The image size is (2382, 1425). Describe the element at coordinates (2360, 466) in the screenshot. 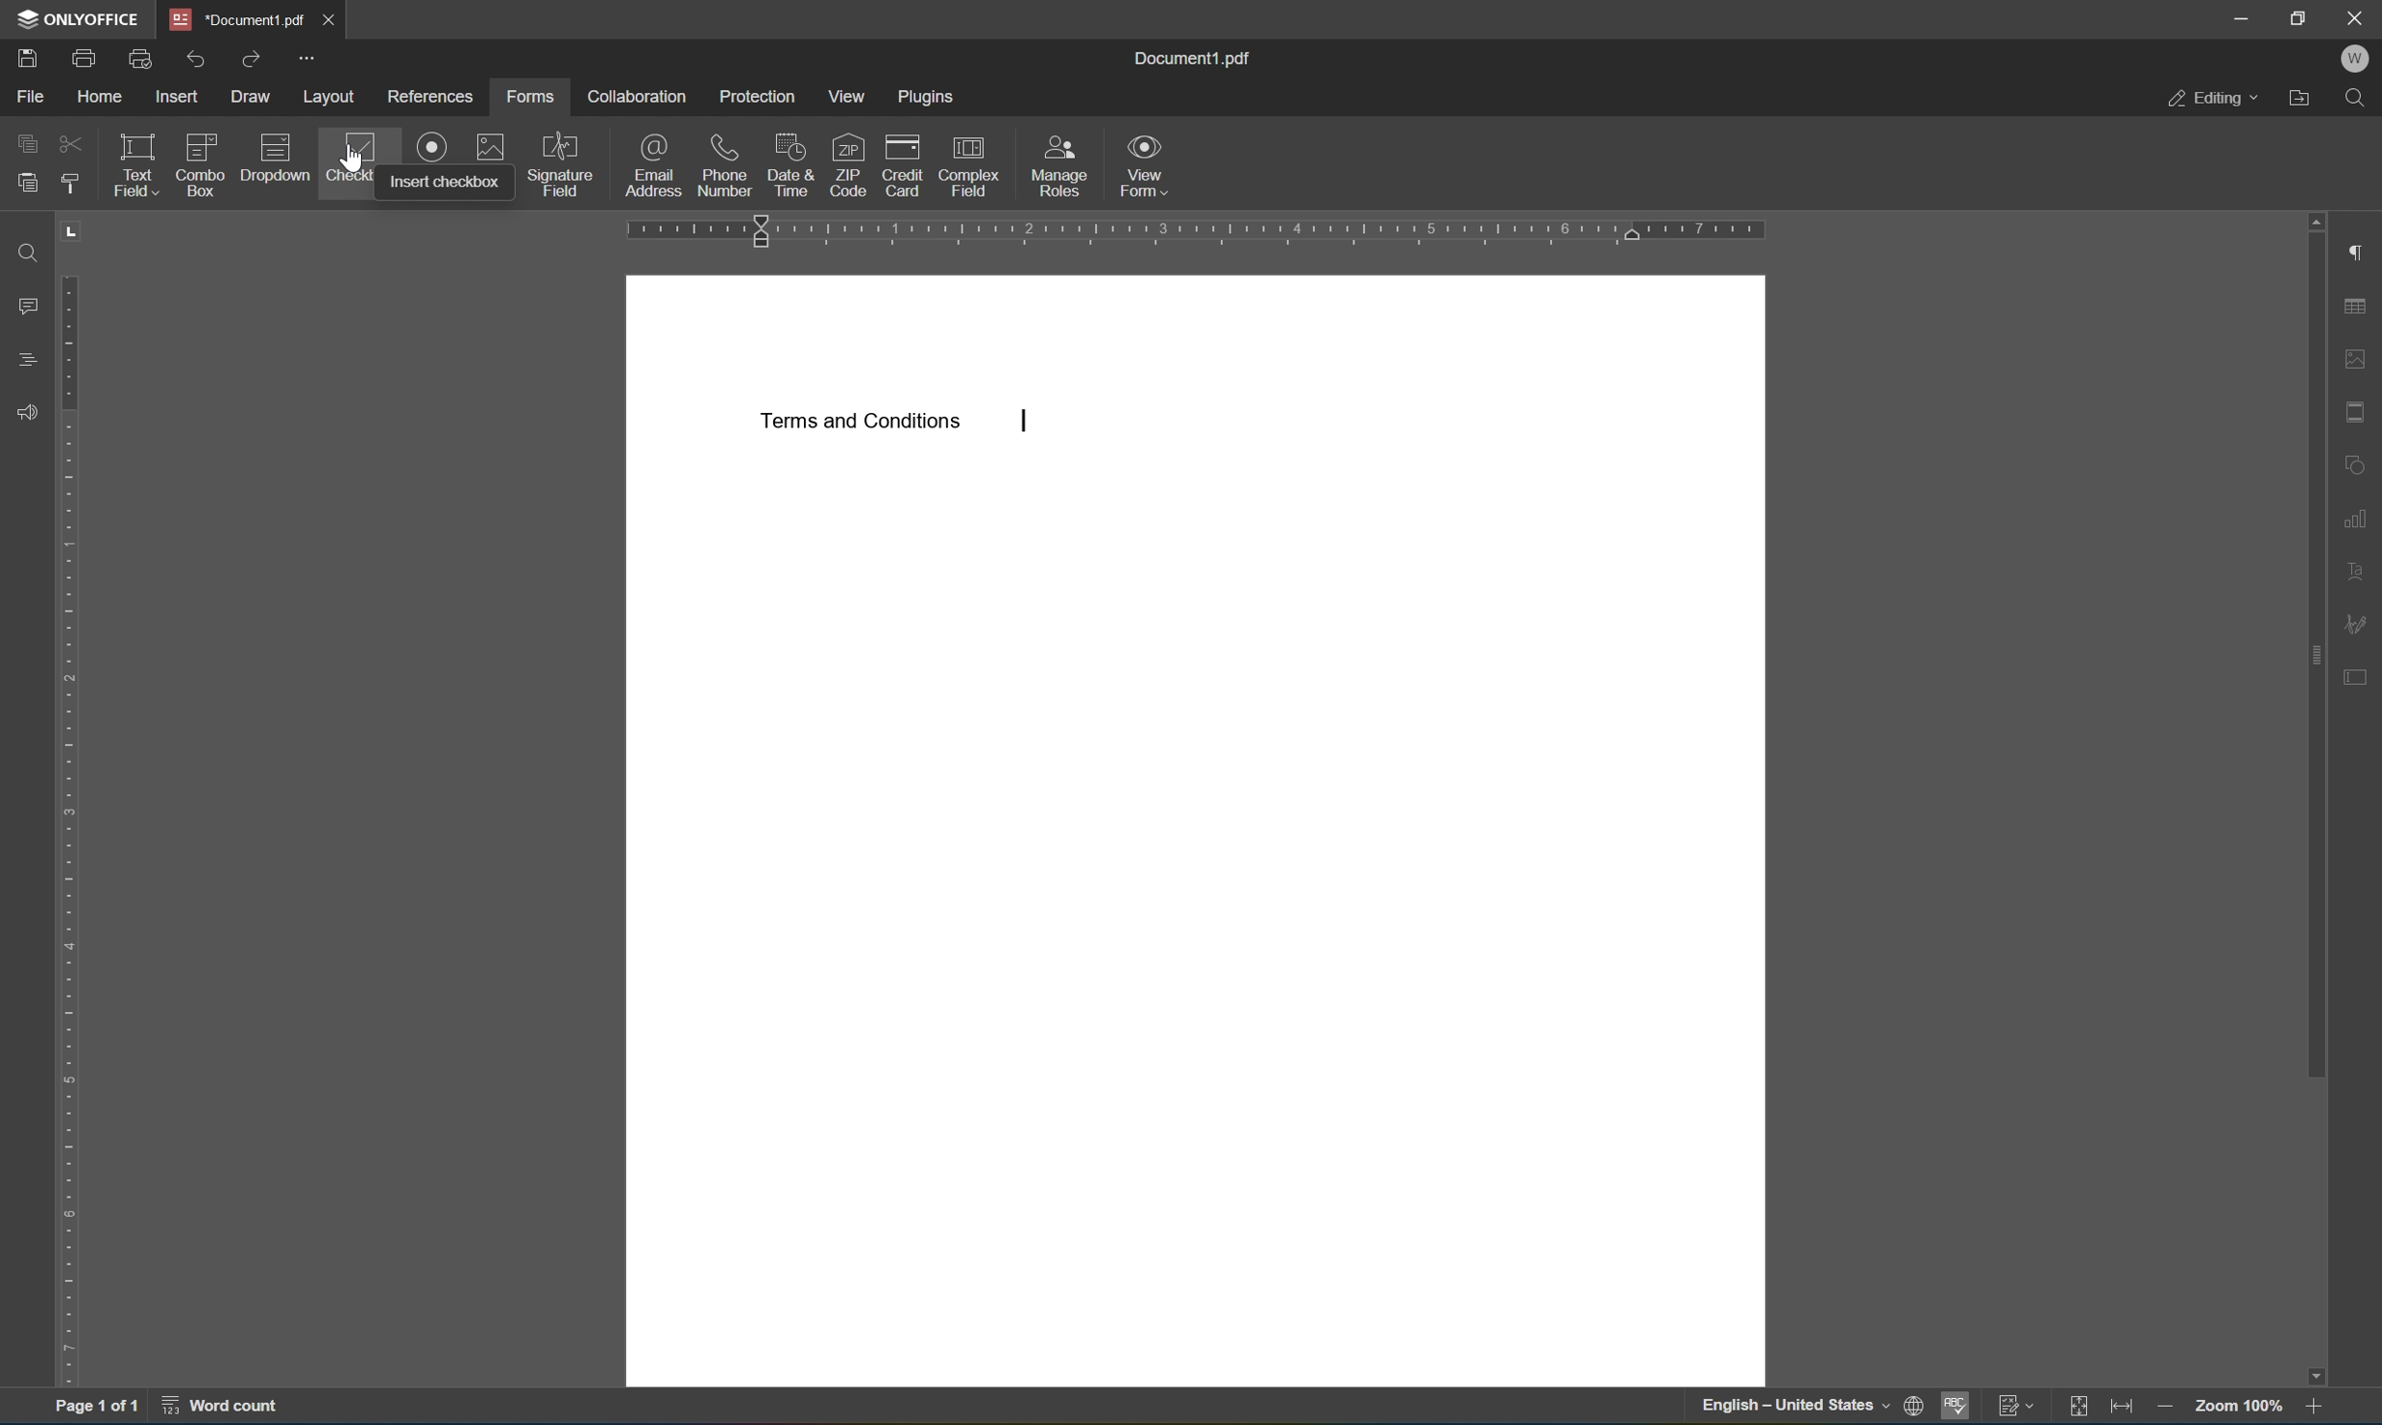

I see `shape settings` at that location.